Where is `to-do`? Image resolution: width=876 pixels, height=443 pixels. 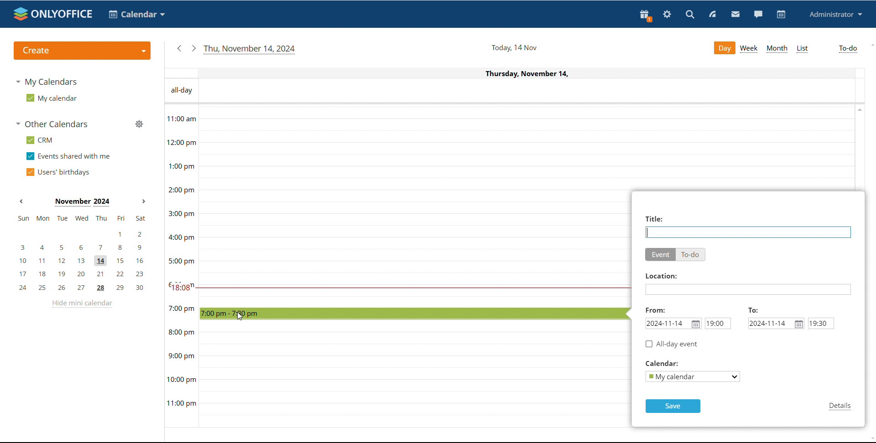
to-do is located at coordinates (692, 254).